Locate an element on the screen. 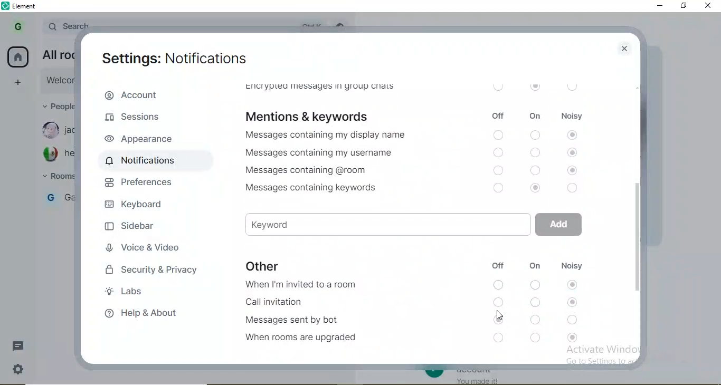 The image size is (721, 385). labs is located at coordinates (156, 293).